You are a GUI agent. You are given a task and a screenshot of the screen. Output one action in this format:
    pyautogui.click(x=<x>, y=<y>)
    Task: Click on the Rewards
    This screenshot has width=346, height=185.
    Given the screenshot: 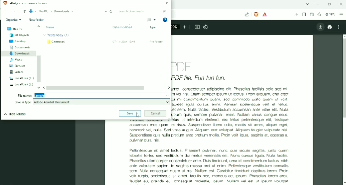 What is the action you would take?
    pyautogui.click(x=265, y=15)
    